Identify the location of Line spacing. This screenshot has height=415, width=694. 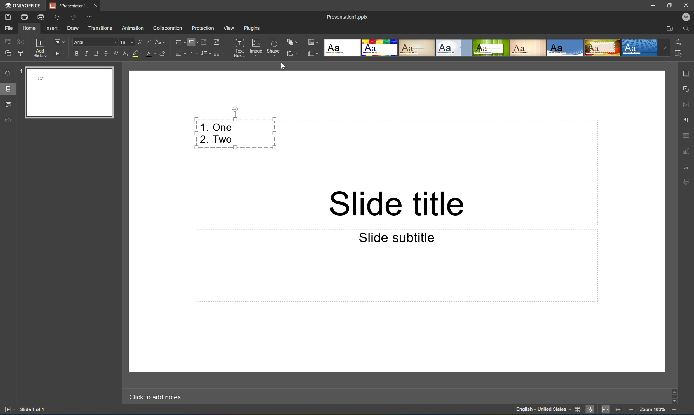
(205, 55).